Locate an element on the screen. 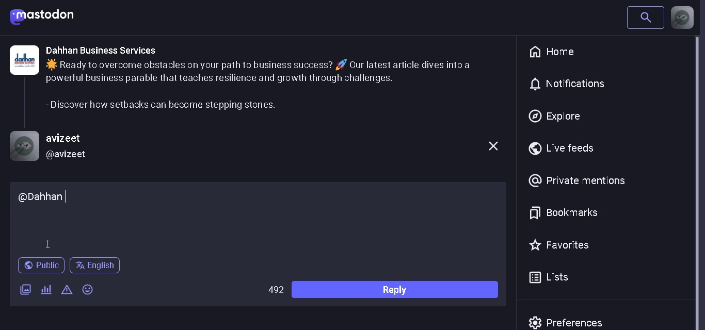 The height and width of the screenshot is (330, 705). prefrences is located at coordinates (570, 321).